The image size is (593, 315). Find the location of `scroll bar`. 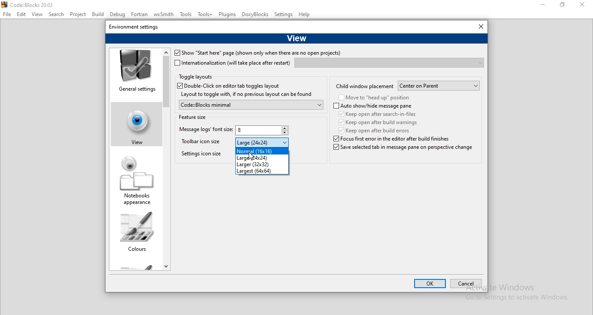

scroll bar is located at coordinates (166, 158).